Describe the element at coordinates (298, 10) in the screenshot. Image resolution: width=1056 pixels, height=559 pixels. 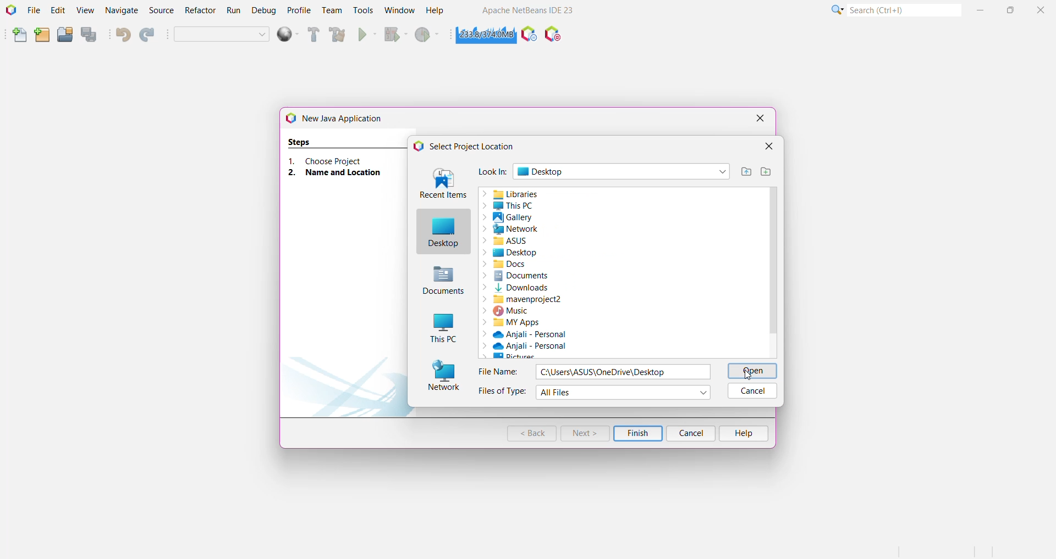
I see `Profile` at that location.